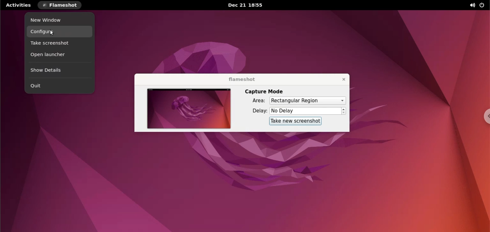  Describe the element at coordinates (186, 109) in the screenshot. I see `screenshot preview` at that location.